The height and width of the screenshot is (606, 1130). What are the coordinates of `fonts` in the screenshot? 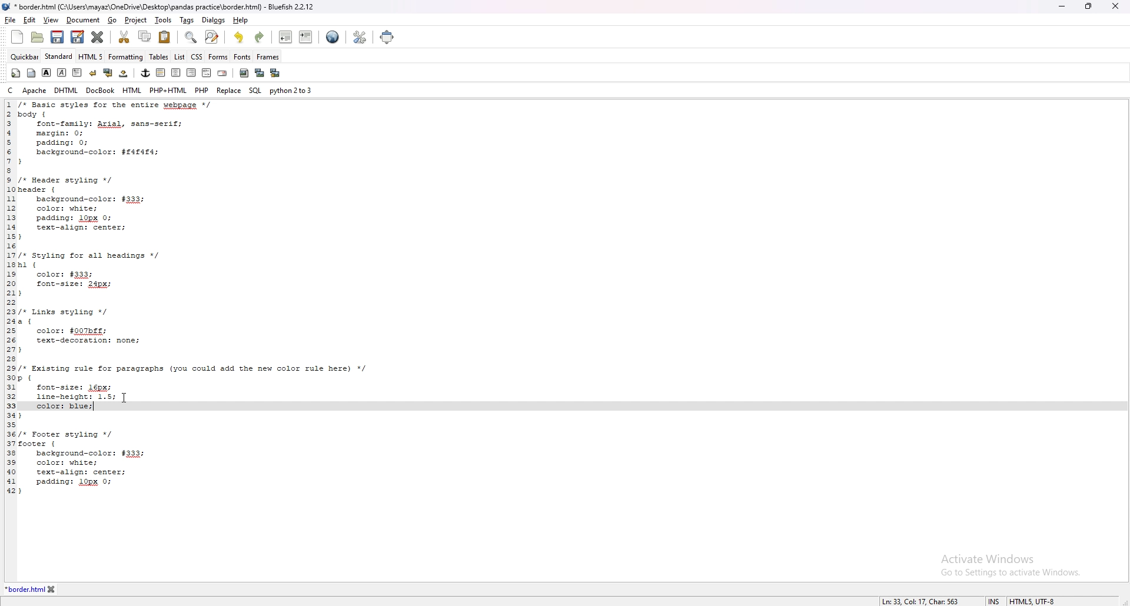 It's located at (242, 56).